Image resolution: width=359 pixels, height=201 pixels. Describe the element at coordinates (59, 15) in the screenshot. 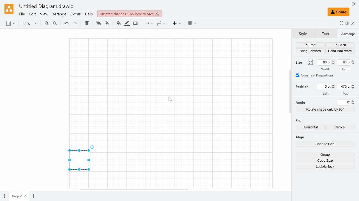

I see `Arrange` at that location.